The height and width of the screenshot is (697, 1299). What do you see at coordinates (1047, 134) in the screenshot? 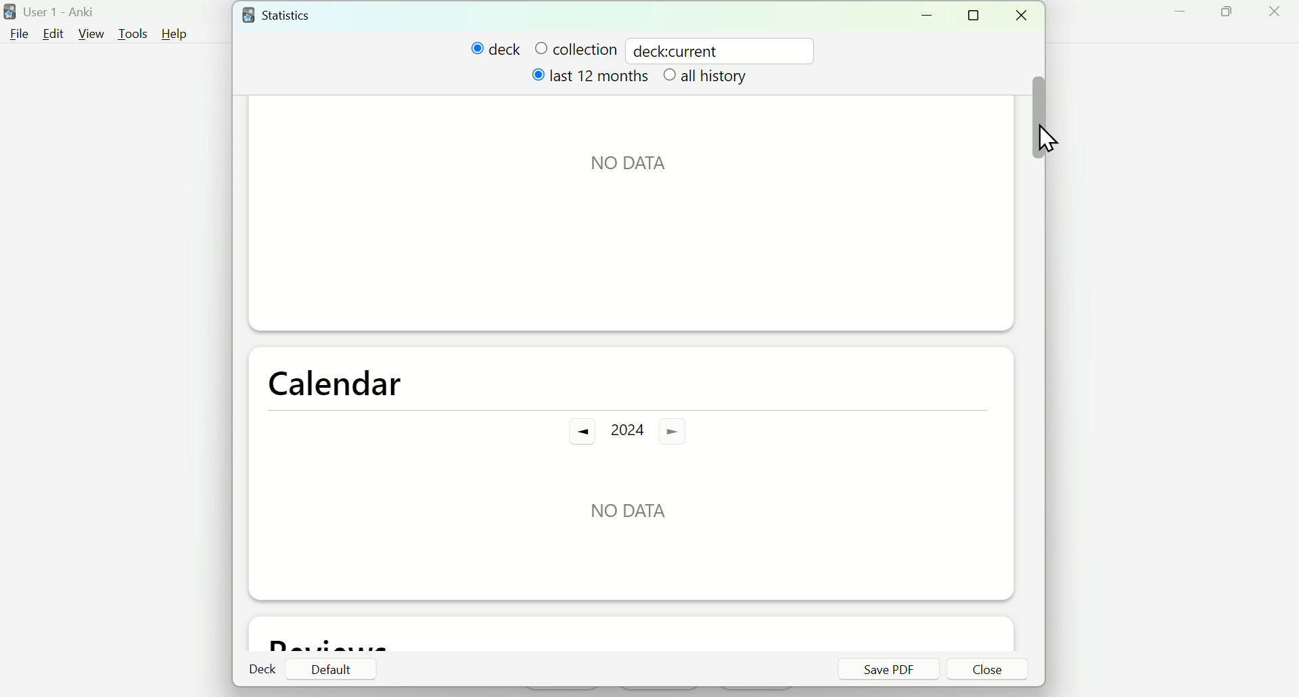
I see `cursor` at bounding box center [1047, 134].